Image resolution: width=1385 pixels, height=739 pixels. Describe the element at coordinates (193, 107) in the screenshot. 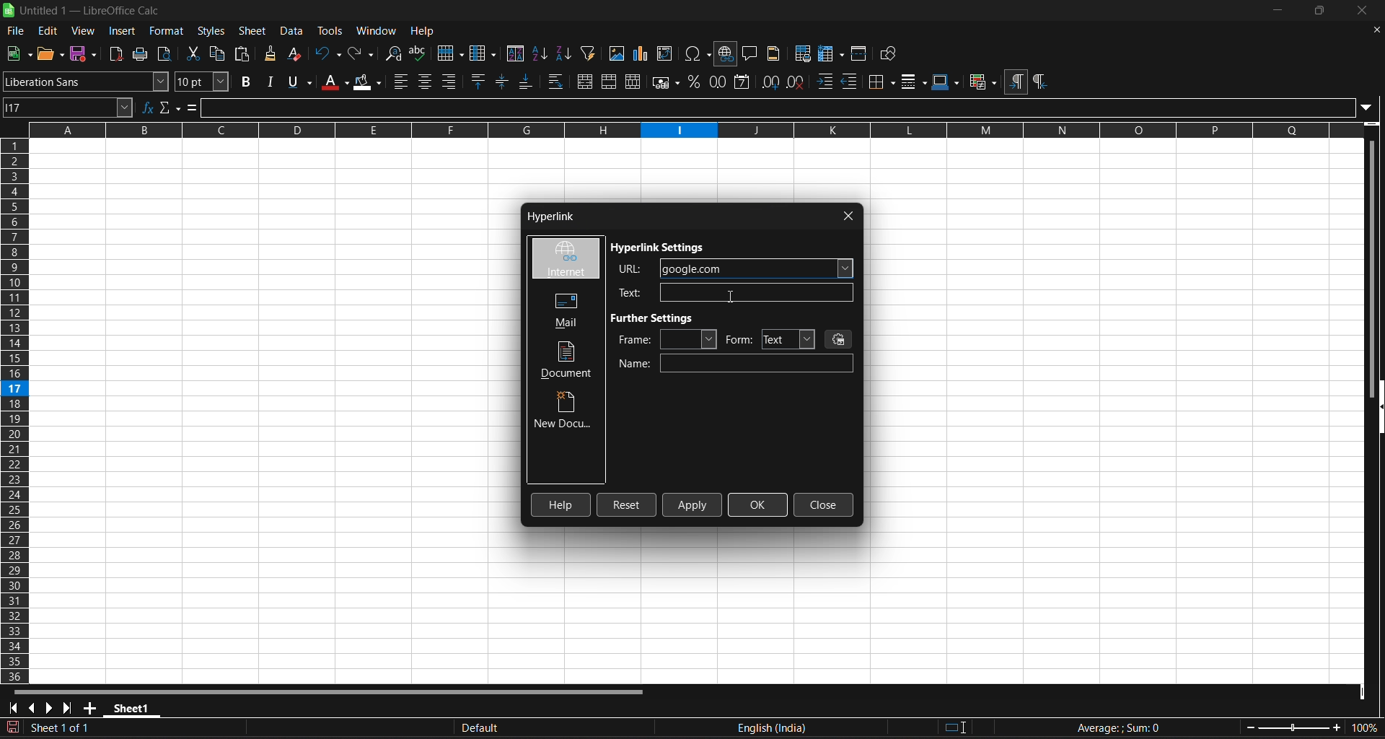

I see `formula` at that location.